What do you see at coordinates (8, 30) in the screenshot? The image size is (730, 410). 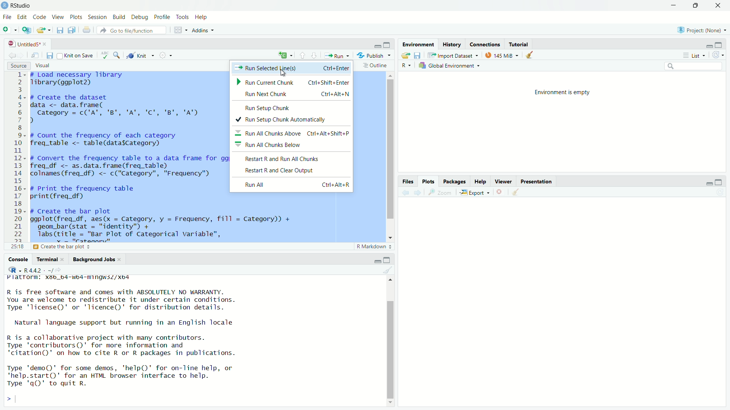 I see `new file` at bounding box center [8, 30].